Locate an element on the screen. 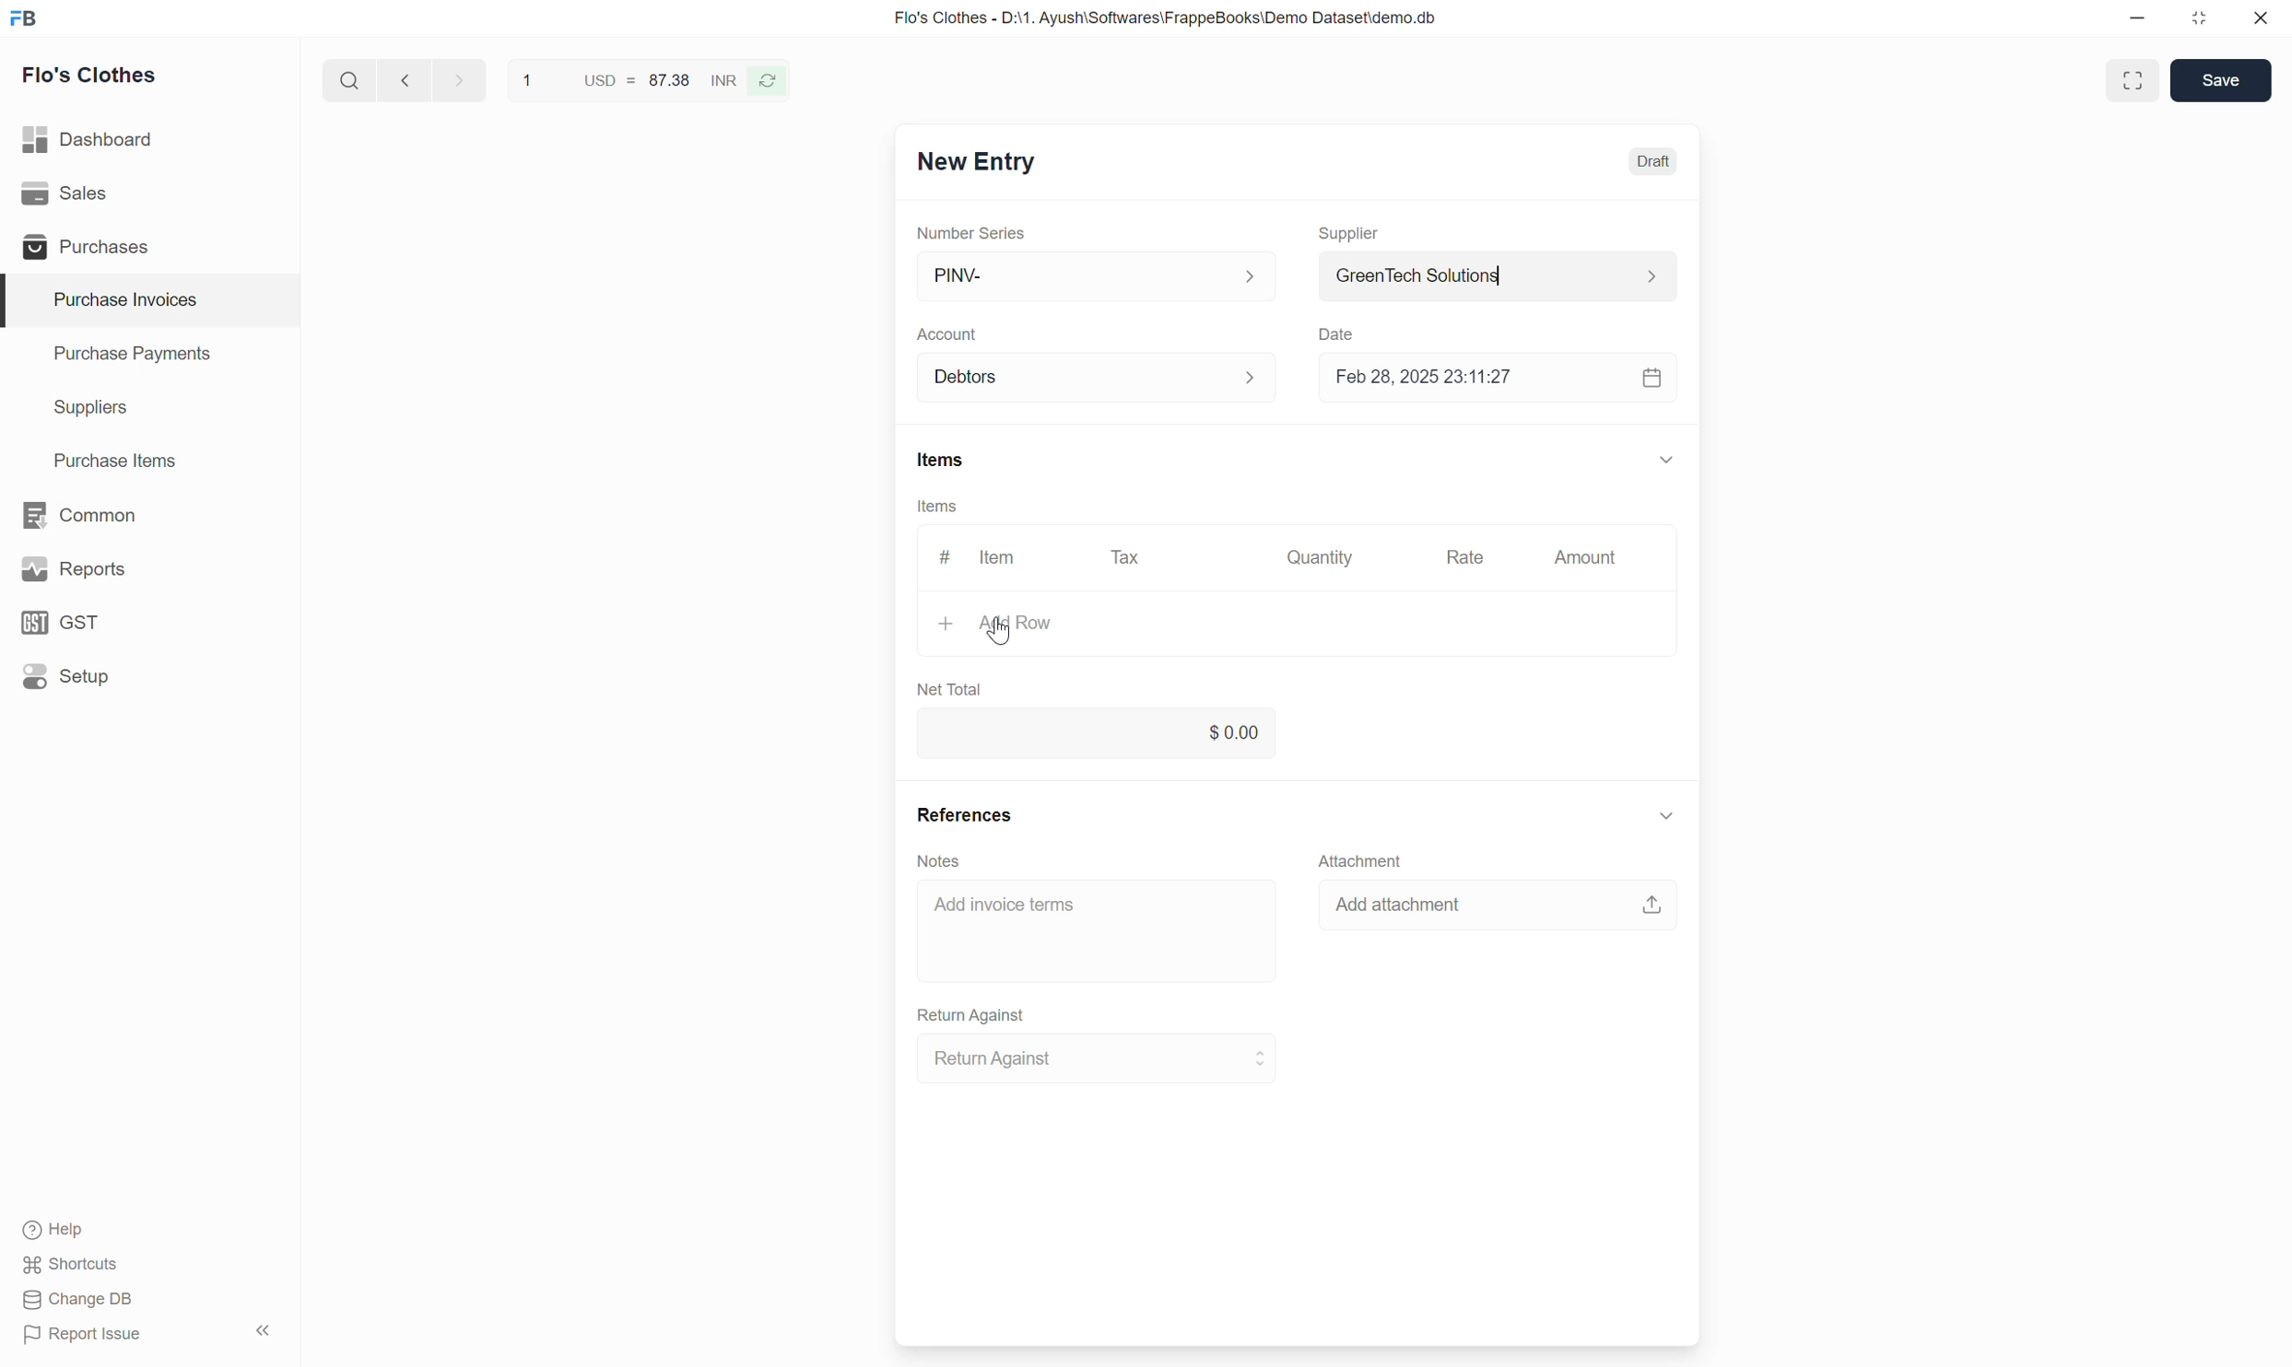 The height and width of the screenshot is (1367, 2292). Report Issue is located at coordinates (83, 1335).